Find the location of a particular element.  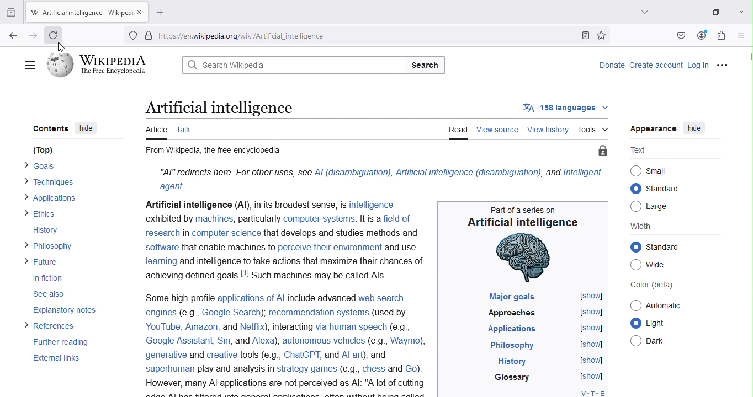

Amazon, is located at coordinates (199, 326).